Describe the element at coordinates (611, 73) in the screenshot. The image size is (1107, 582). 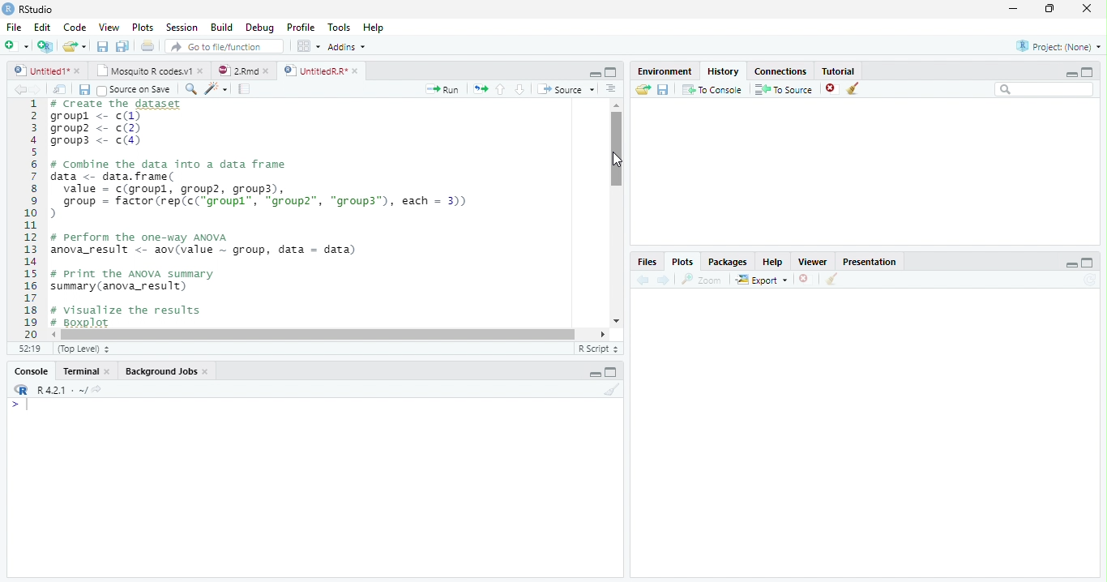
I see `Maximize` at that location.